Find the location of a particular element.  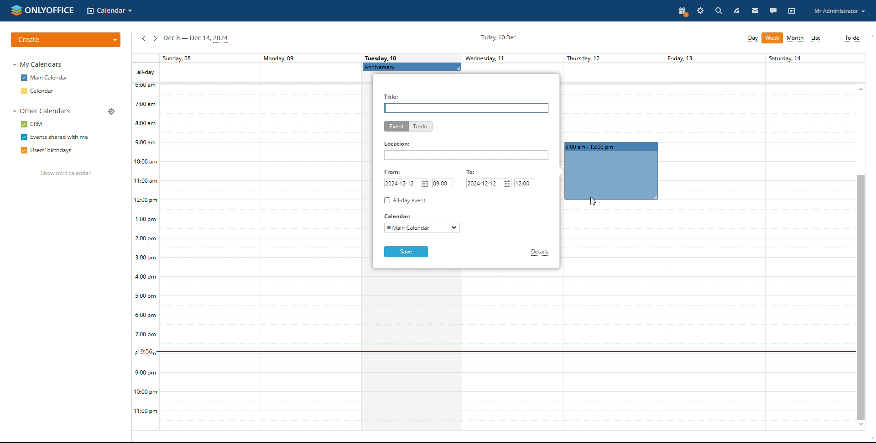

scroll up is located at coordinates (860, 88).